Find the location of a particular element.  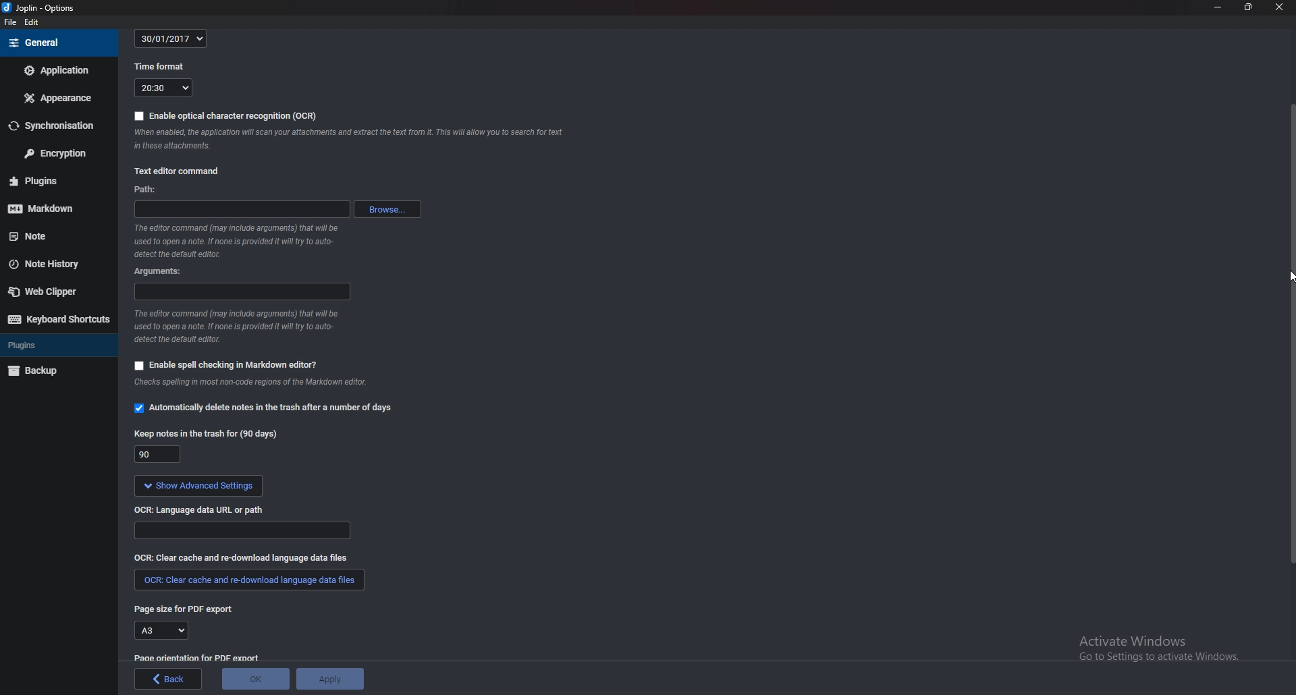

activate windows is located at coordinates (1160, 644).